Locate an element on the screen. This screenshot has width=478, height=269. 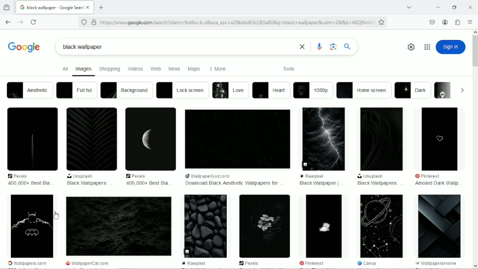
more is located at coordinates (217, 69).